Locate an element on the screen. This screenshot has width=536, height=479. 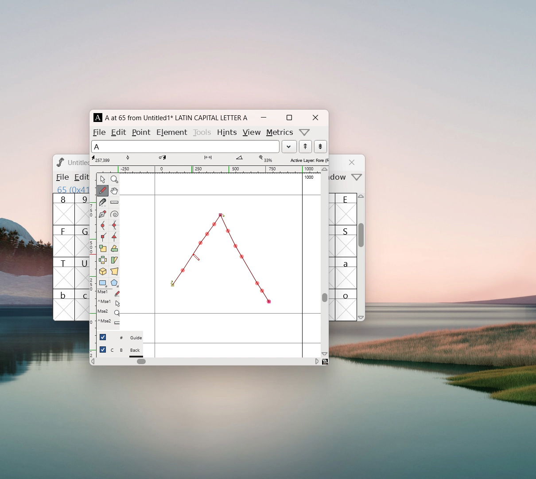
G is located at coordinates (82, 241).